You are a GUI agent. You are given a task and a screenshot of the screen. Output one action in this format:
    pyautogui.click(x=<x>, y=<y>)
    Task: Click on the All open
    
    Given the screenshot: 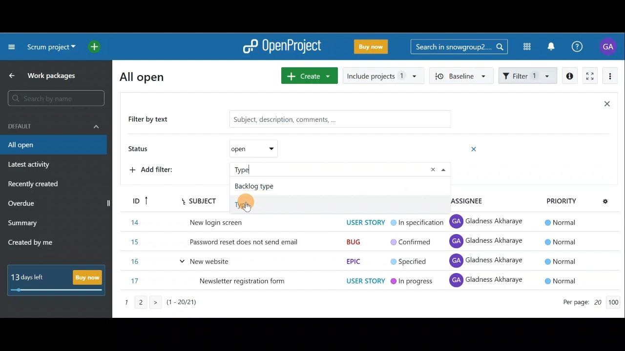 What is the action you would take?
    pyautogui.click(x=53, y=145)
    